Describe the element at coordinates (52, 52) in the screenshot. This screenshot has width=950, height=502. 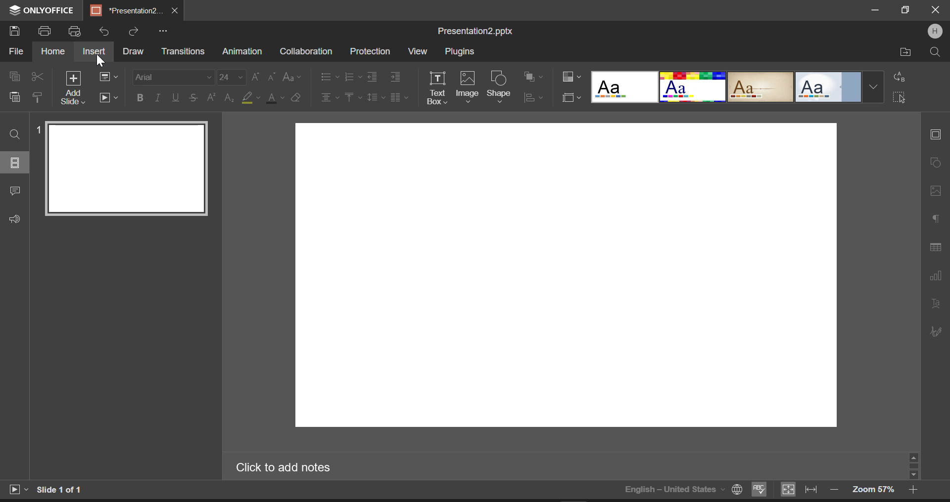
I see `Home Menu` at that location.